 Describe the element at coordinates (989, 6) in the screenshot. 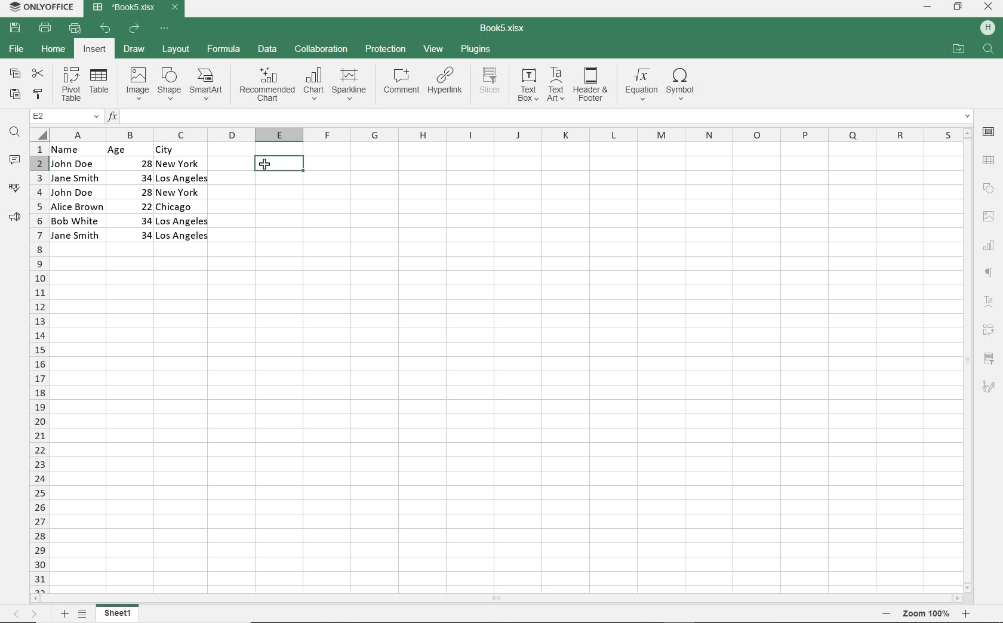

I see `CLOSE` at that location.